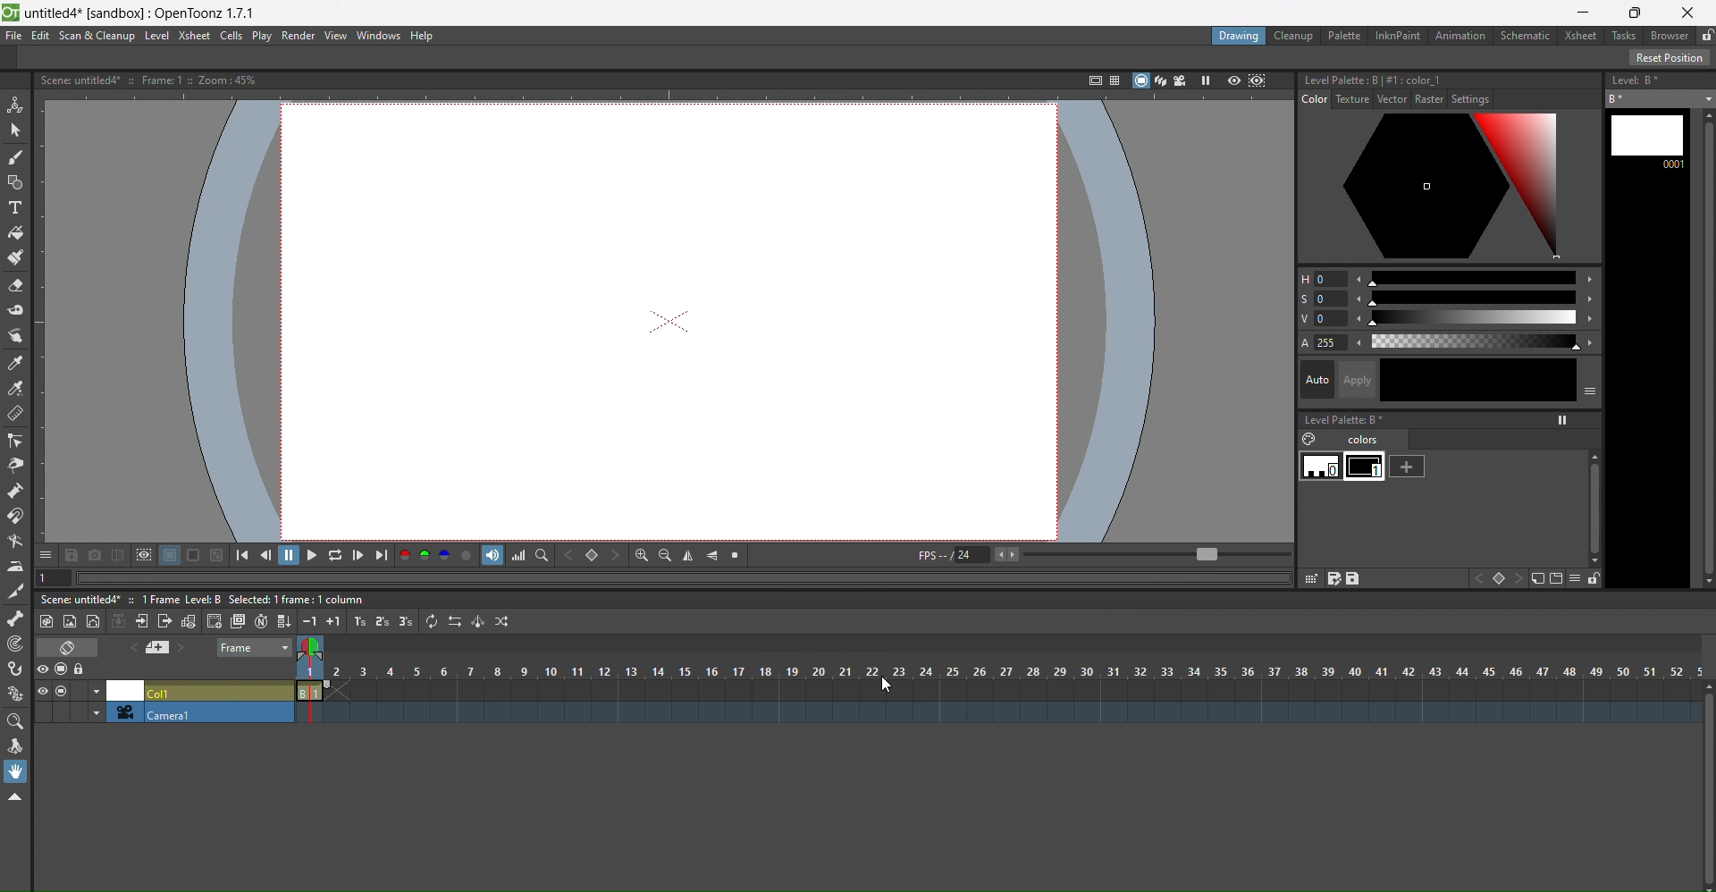 The image size is (1716, 892). What do you see at coordinates (1584, 13) in the screenshot?
I see `minimise` at bounding box center [1584, 13].